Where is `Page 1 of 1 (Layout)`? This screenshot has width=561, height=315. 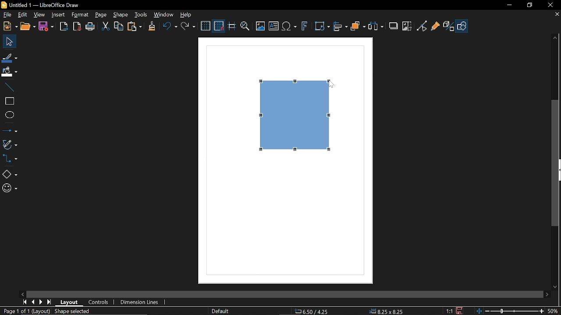 Page 1 of 1 (Layout) is located at coordinates (25, 311).